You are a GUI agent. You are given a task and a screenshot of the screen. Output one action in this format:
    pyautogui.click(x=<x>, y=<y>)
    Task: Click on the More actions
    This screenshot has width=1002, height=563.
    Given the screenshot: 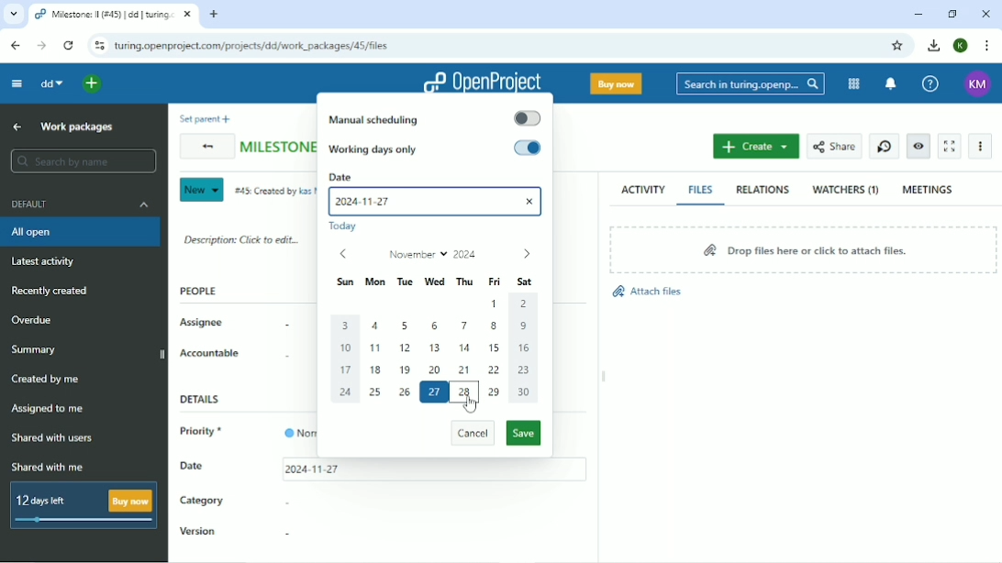 What is the action you would take?
    pyautogui.click(x=981, y=146)
    